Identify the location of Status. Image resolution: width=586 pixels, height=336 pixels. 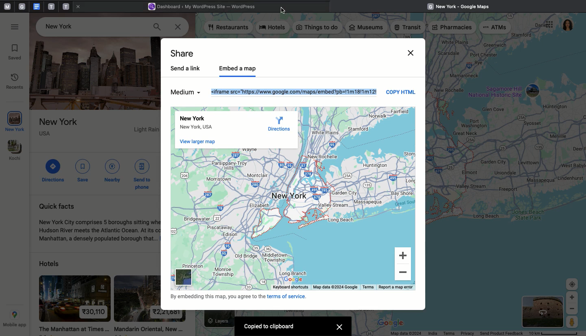
(487, 332).